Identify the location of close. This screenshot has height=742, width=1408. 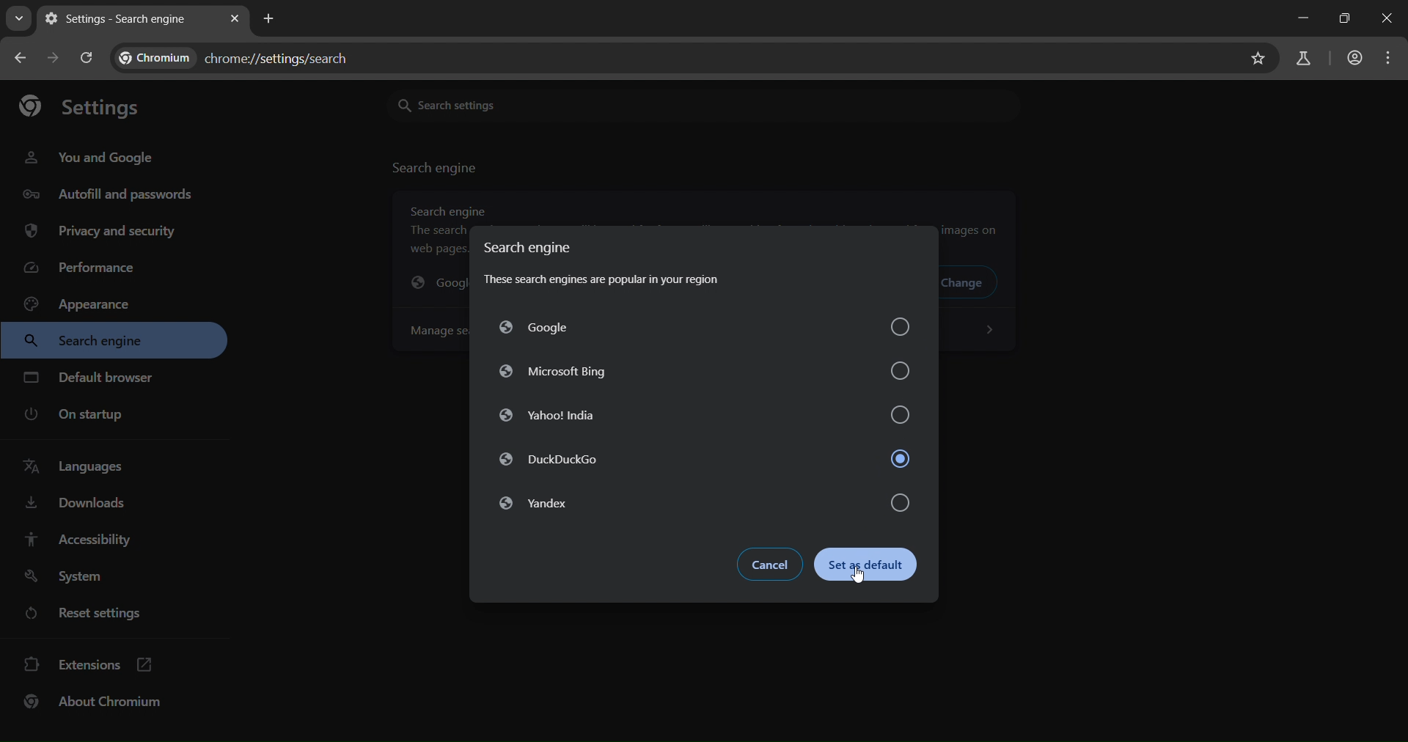
(1389, 18).